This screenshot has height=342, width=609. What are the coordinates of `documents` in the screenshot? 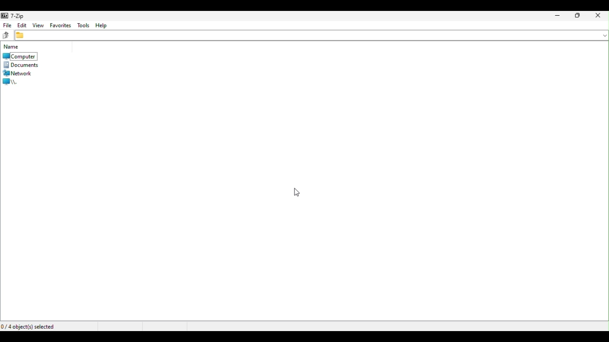 It's located at (22, 64).